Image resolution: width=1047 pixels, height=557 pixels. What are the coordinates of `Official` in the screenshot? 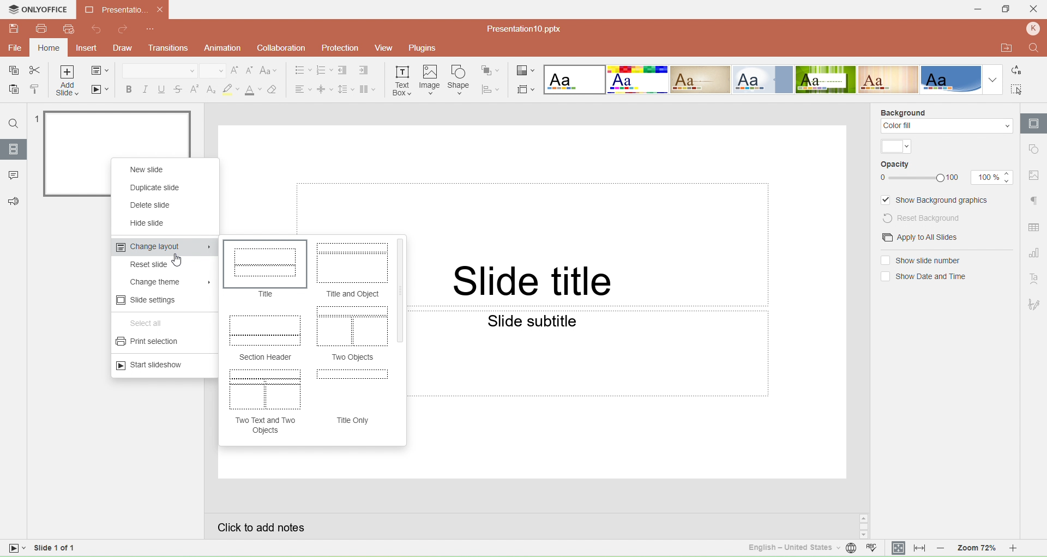 It's located at (762, 80).